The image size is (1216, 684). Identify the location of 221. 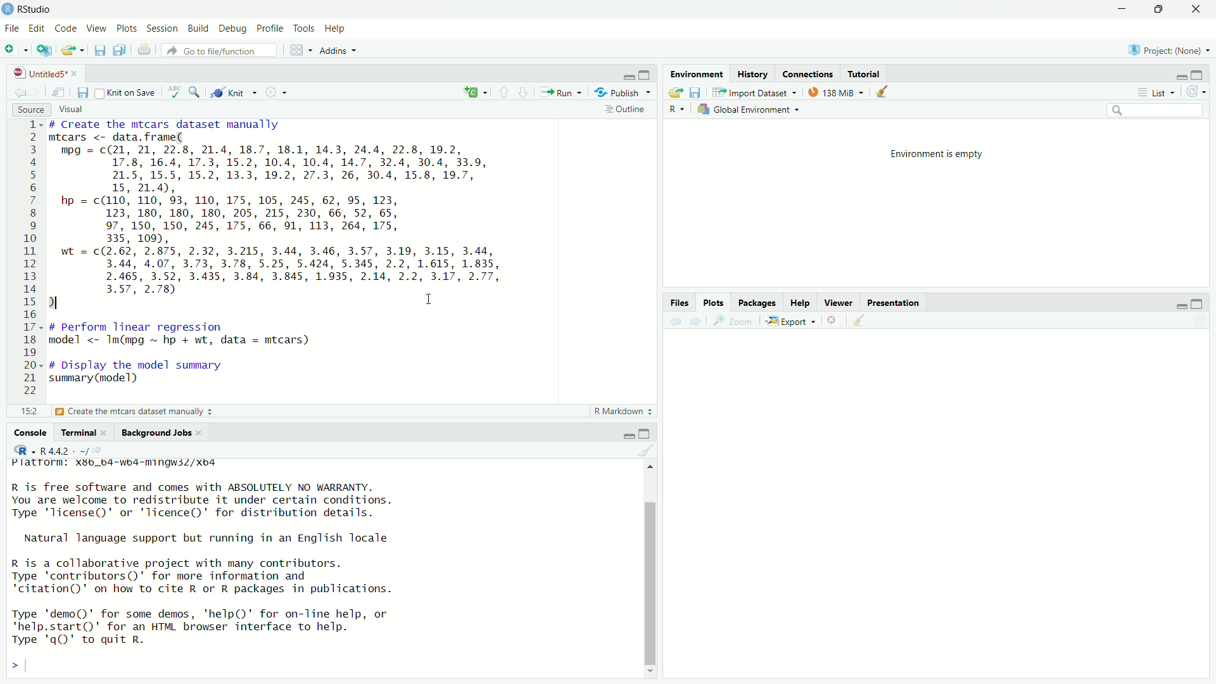
(28, 412).